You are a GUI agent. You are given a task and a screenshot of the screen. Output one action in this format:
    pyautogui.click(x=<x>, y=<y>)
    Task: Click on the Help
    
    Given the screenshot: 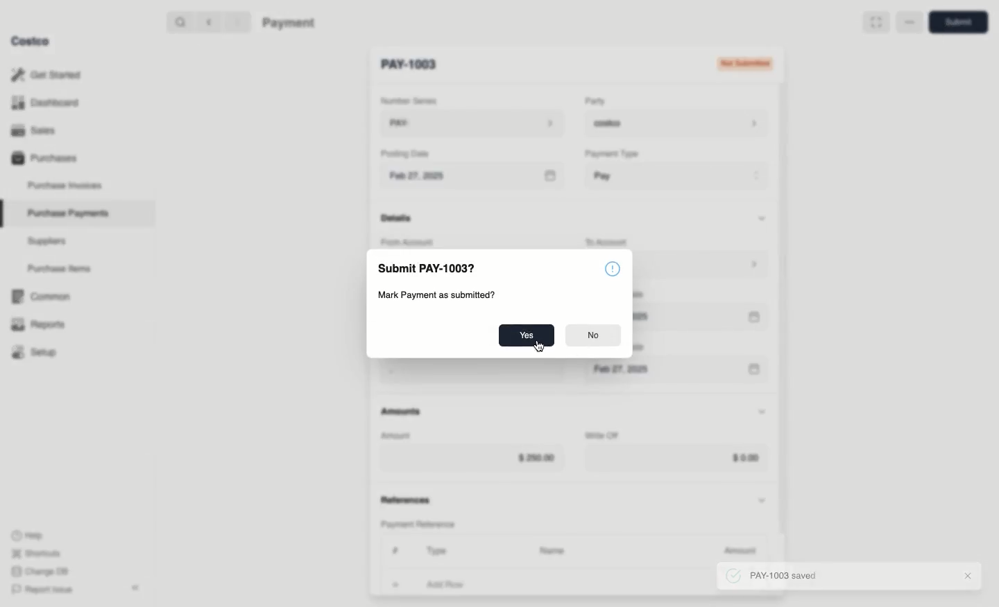 What is the action you would take?
    pyautogui.click(x=27, y=534)
    